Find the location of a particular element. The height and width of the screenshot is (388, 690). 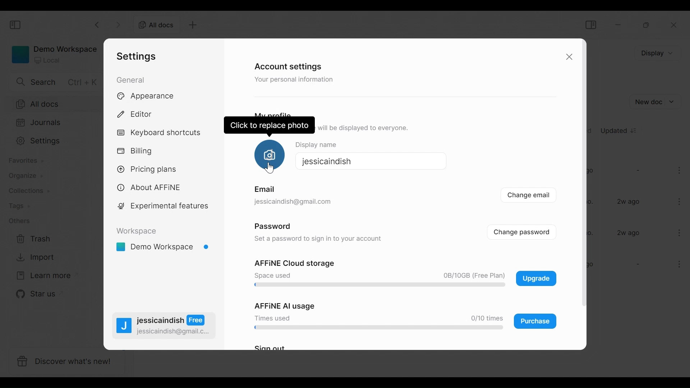

jessicaindish is located at coordinates (171, 320).